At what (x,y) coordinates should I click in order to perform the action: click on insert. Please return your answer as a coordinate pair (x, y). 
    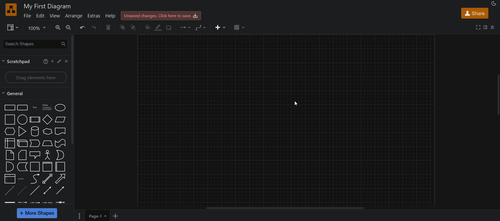
    Looking at the image, I should click on (219, 27).